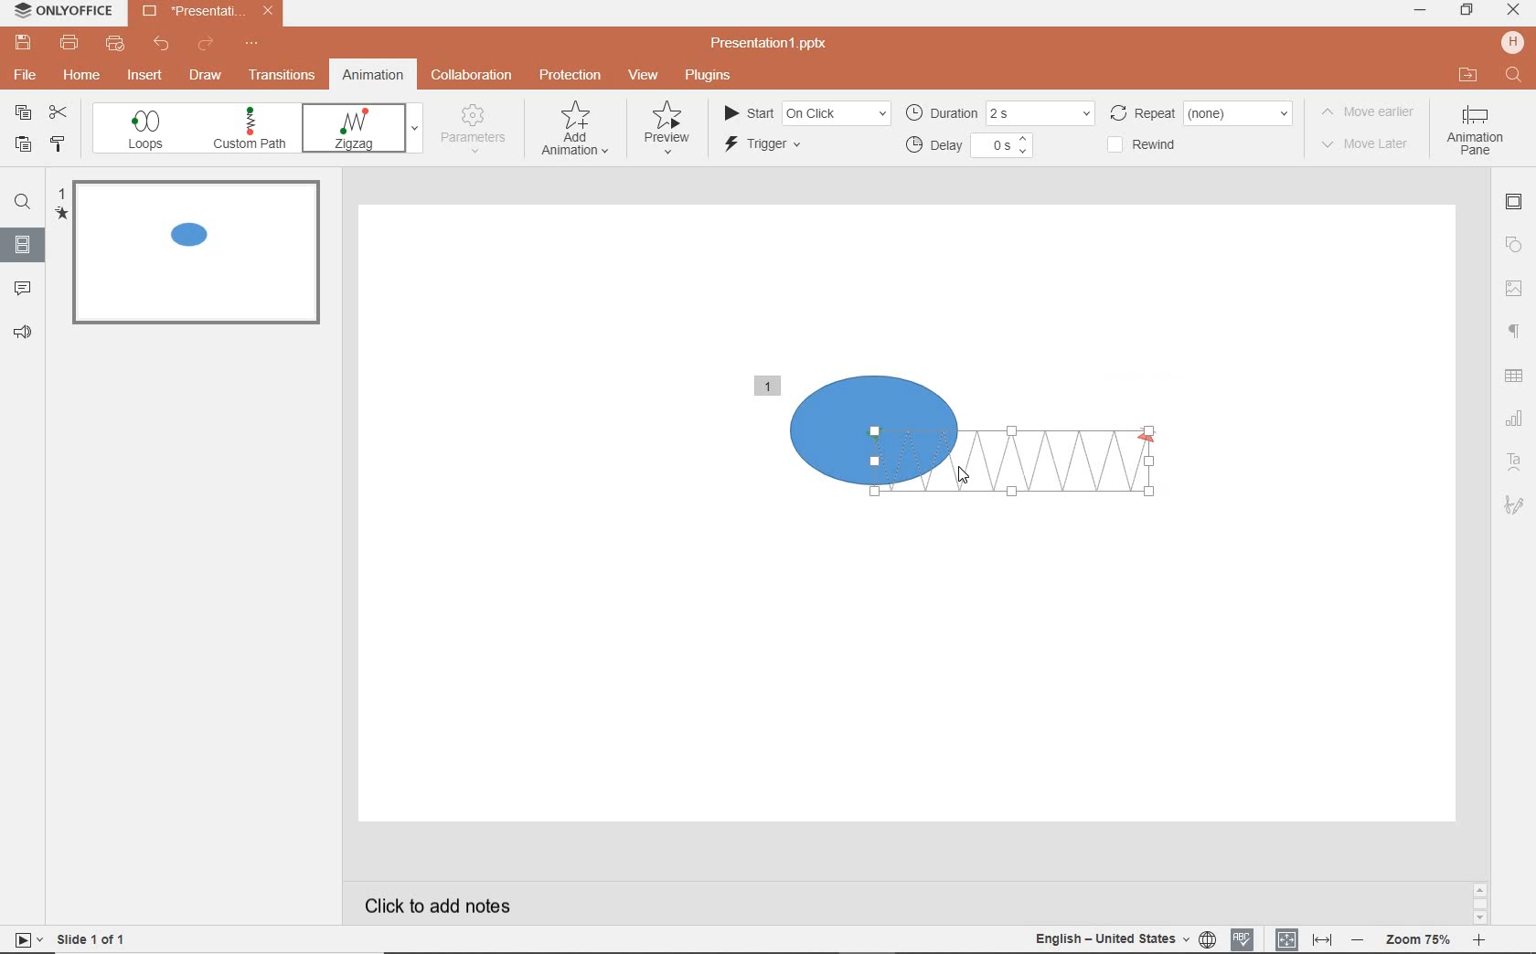 This screenshot has width=1536, height=954. Describe the element at coordinates (205, 45) in the screenshot. I see `redo` at that location.